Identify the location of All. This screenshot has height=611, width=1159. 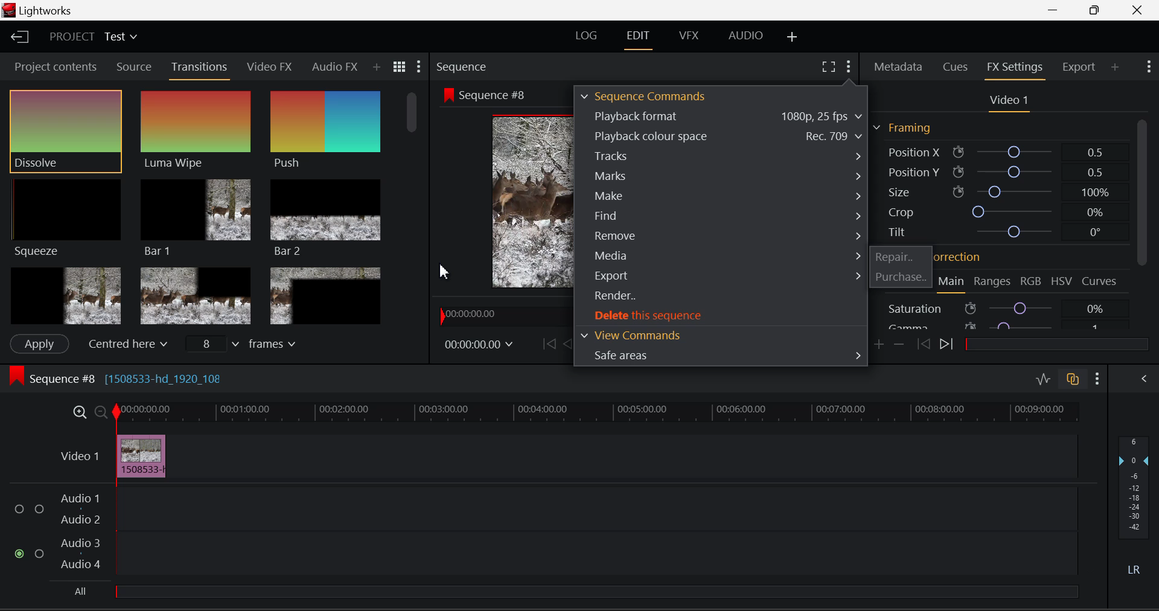
(83, 588).